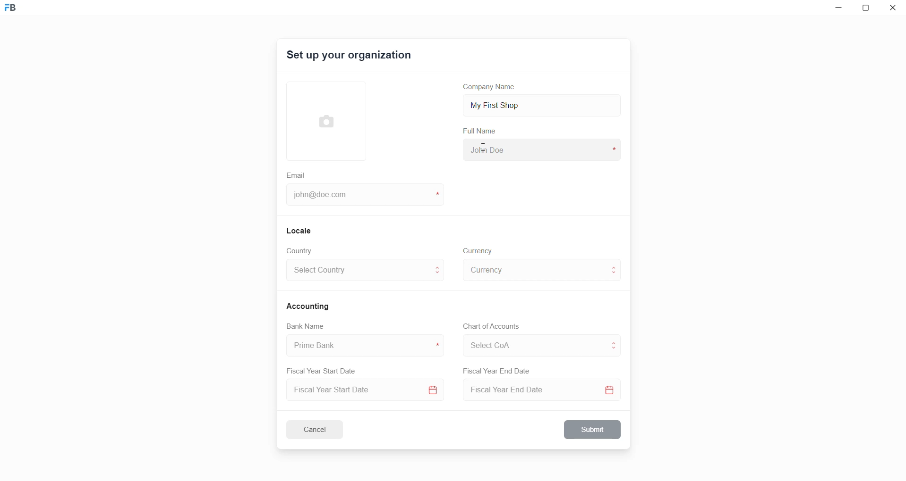  Describe the element at coordinates (616, 275) in the screenshot. I see `move to below currency` at that location.